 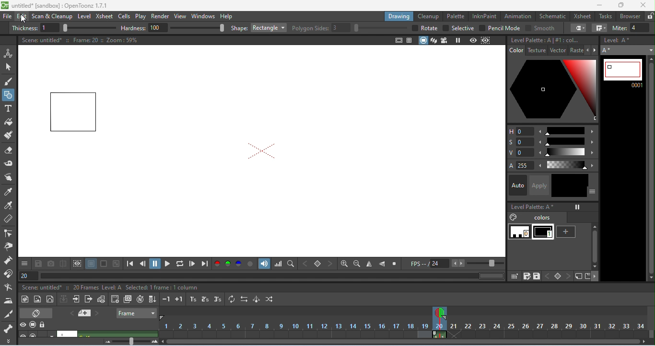 What do you see at coordinates (124, 16) in the screenshot?
I see `cells` at bounding box center [124, 16].